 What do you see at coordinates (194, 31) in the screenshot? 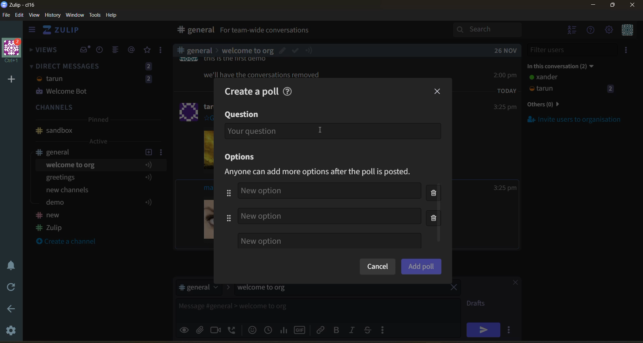
I see `inbox` at bounding box center [194, 31].